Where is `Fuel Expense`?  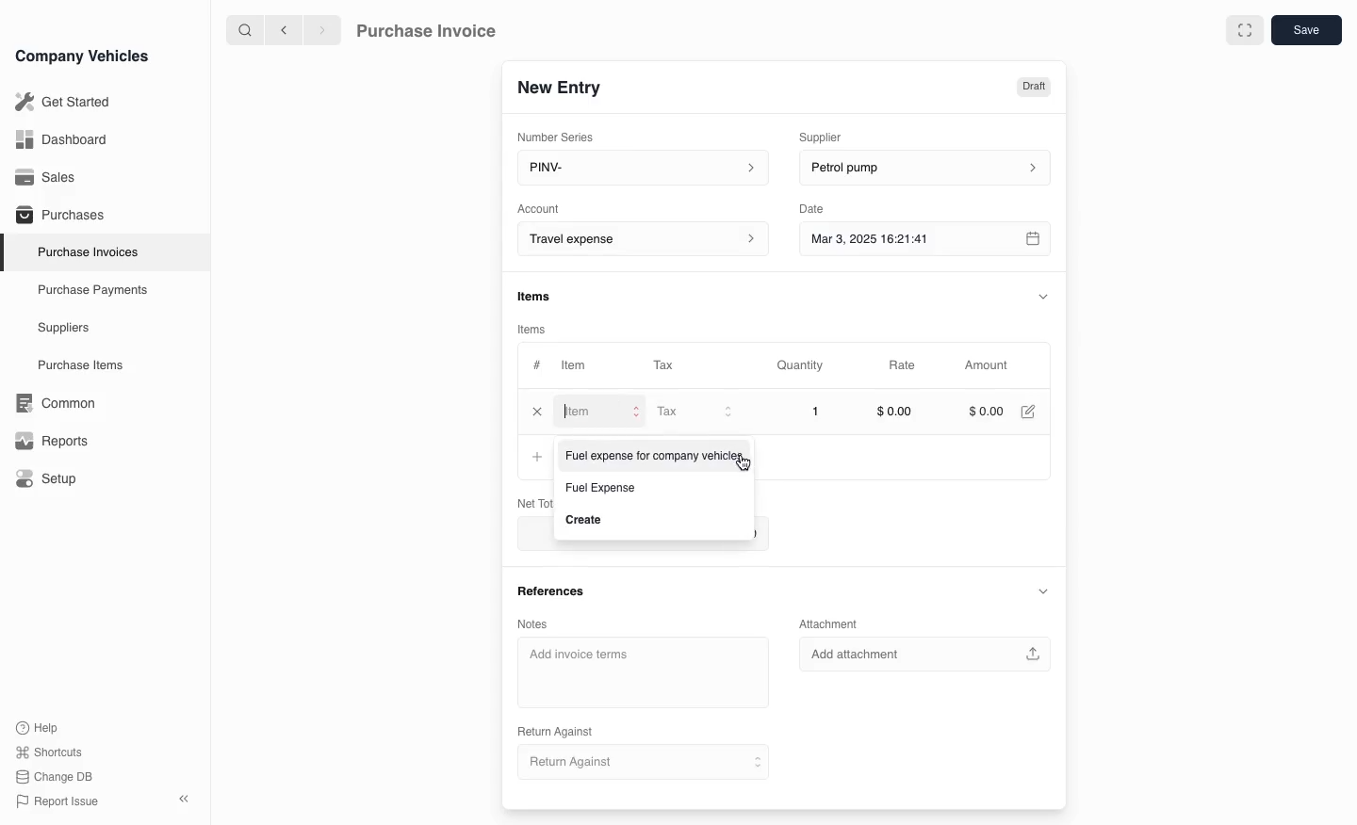
Fuel Expense is located at coordinates (600, 488).